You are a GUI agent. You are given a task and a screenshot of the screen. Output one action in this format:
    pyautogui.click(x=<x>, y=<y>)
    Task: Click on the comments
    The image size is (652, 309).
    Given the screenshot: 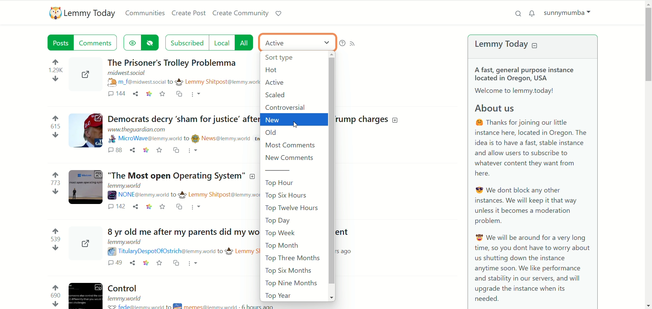 What is the action you would take?
    pyautogui.click(x=116, y=95)
    